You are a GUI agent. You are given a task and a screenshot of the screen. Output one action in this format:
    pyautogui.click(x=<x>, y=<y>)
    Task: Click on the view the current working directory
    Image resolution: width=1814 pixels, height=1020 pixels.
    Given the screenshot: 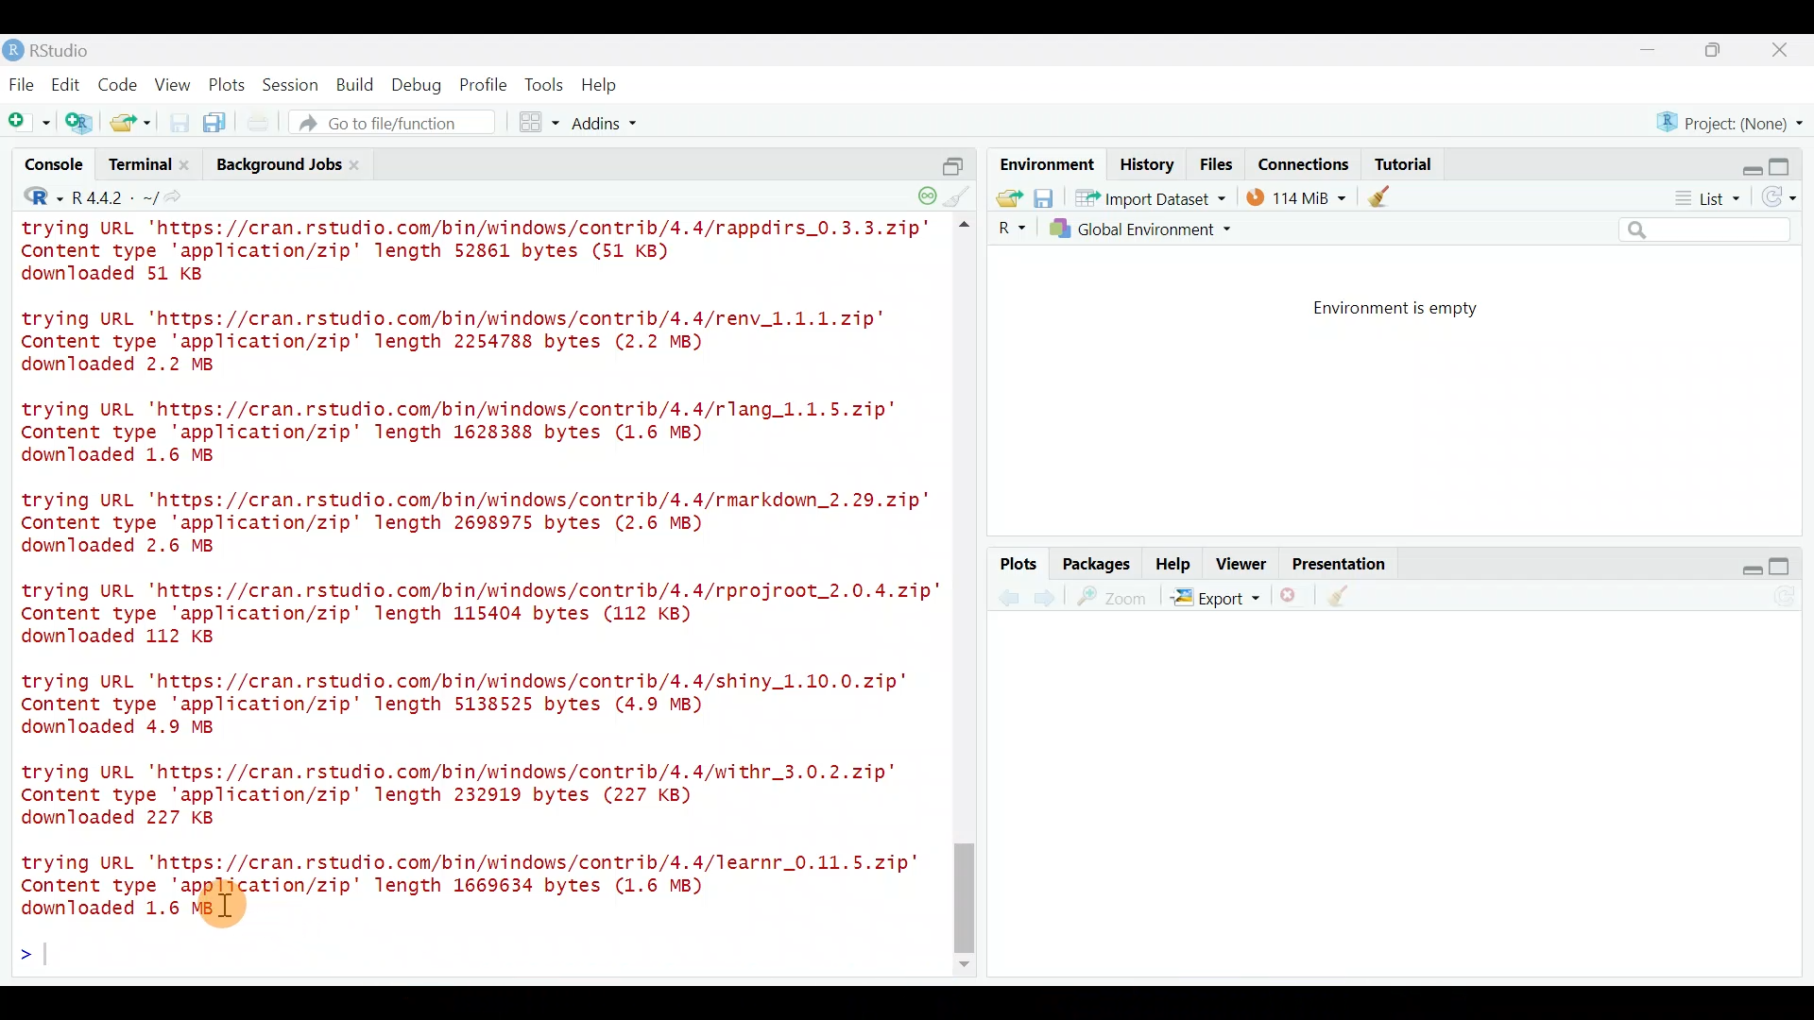 What is the action you would take?
    pyautogui.click(x=180, y=196)
    